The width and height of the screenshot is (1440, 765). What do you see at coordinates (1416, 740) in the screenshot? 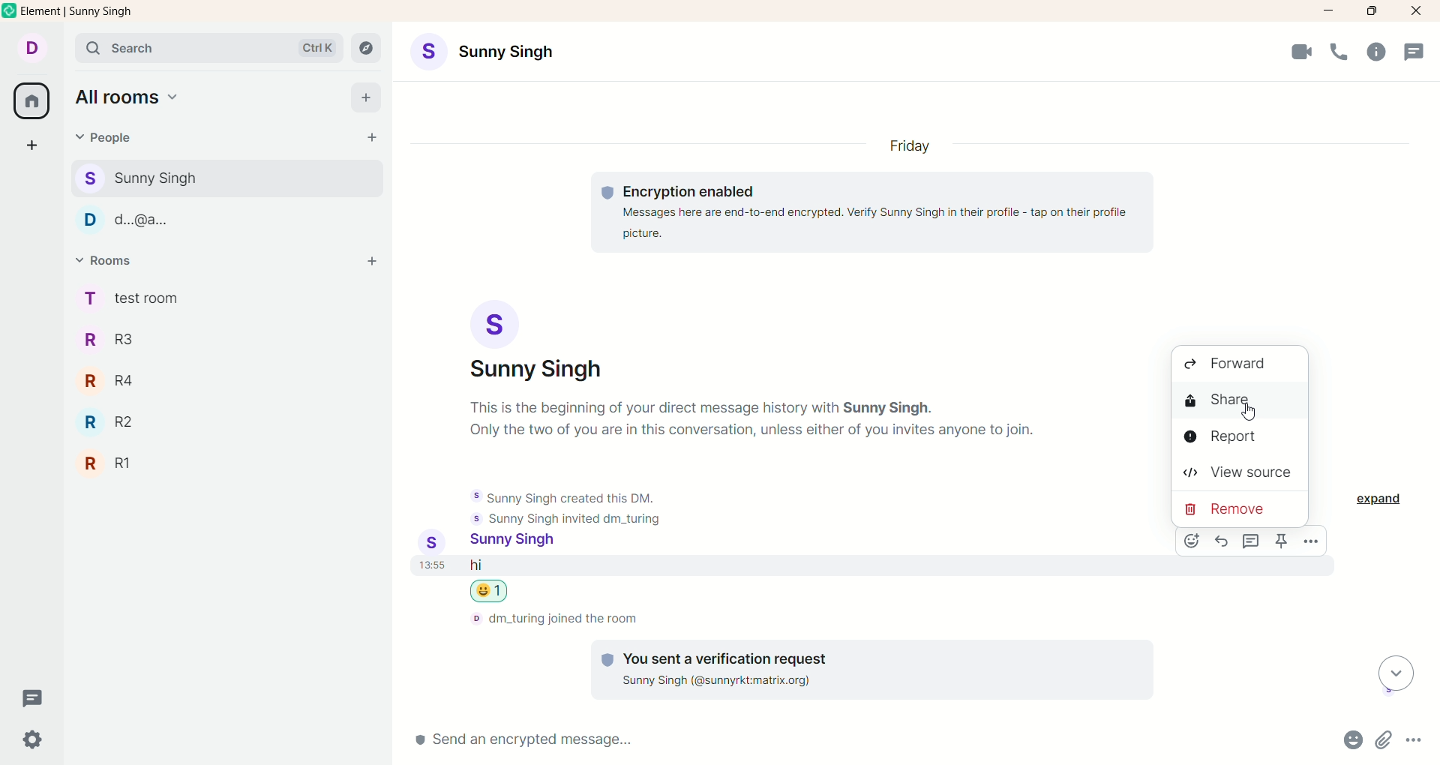
I see `options` at bounding box center [1416, 740].